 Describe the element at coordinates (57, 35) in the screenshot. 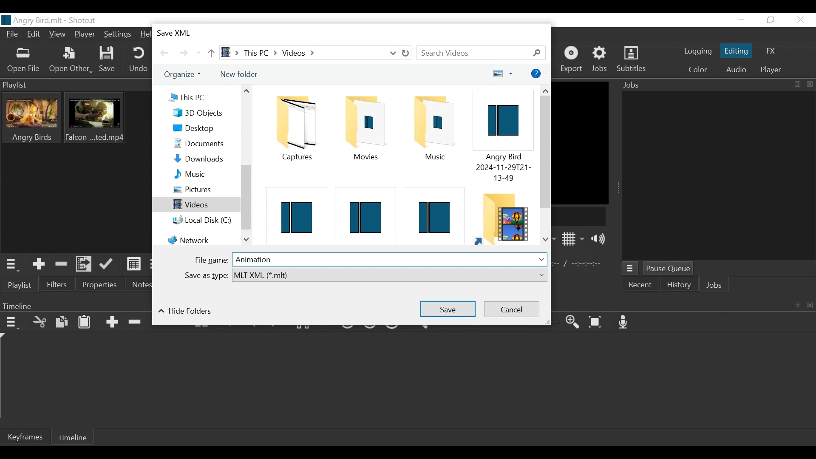

I see `View` at that location.